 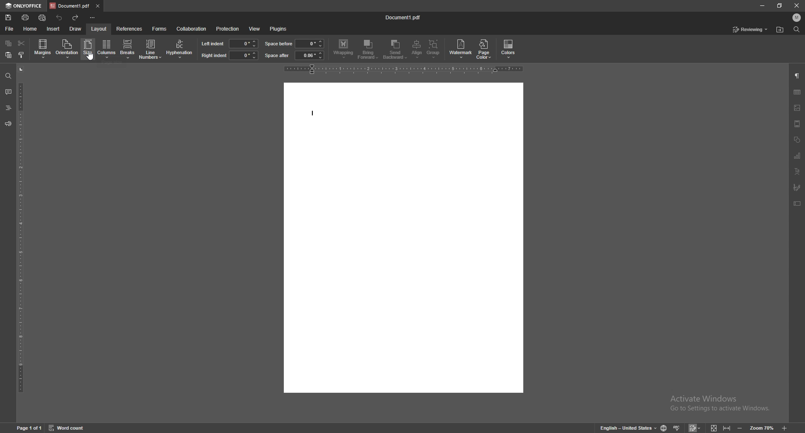 What do you see at coordinates (761, 428) in the screenshot?
I see `zoom 70%` at bounding box center [761, 428].